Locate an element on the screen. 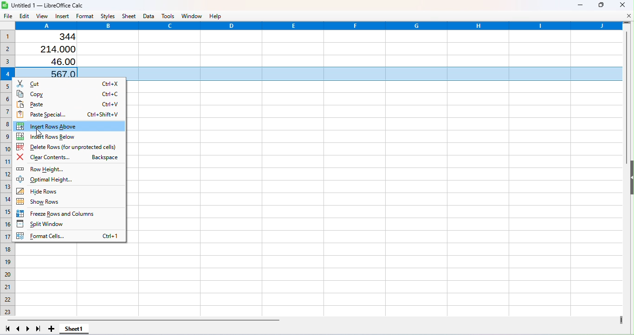 This screenshot has width=634, height=335. Add a new sheet is located at coordinates (51, 329).